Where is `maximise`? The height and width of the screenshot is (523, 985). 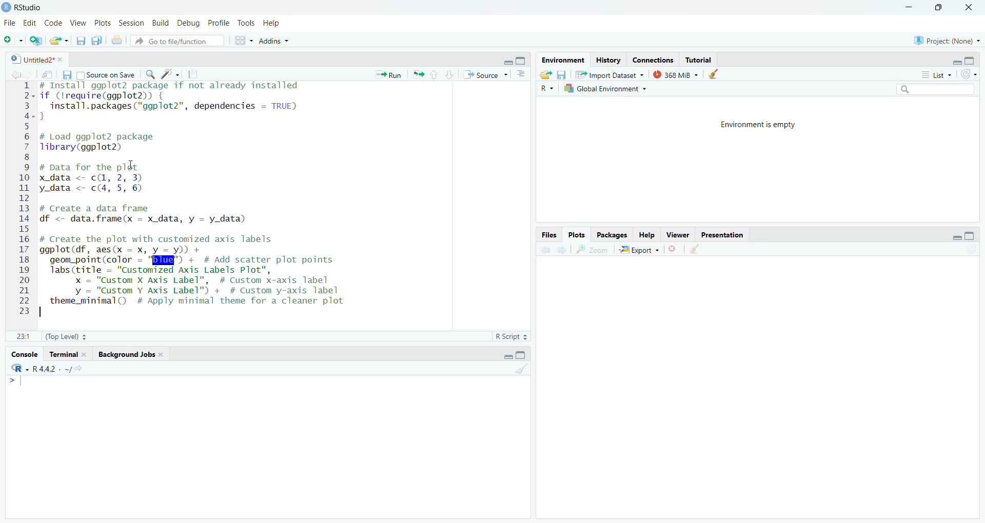
maximise is located at coordinates (941, 8).